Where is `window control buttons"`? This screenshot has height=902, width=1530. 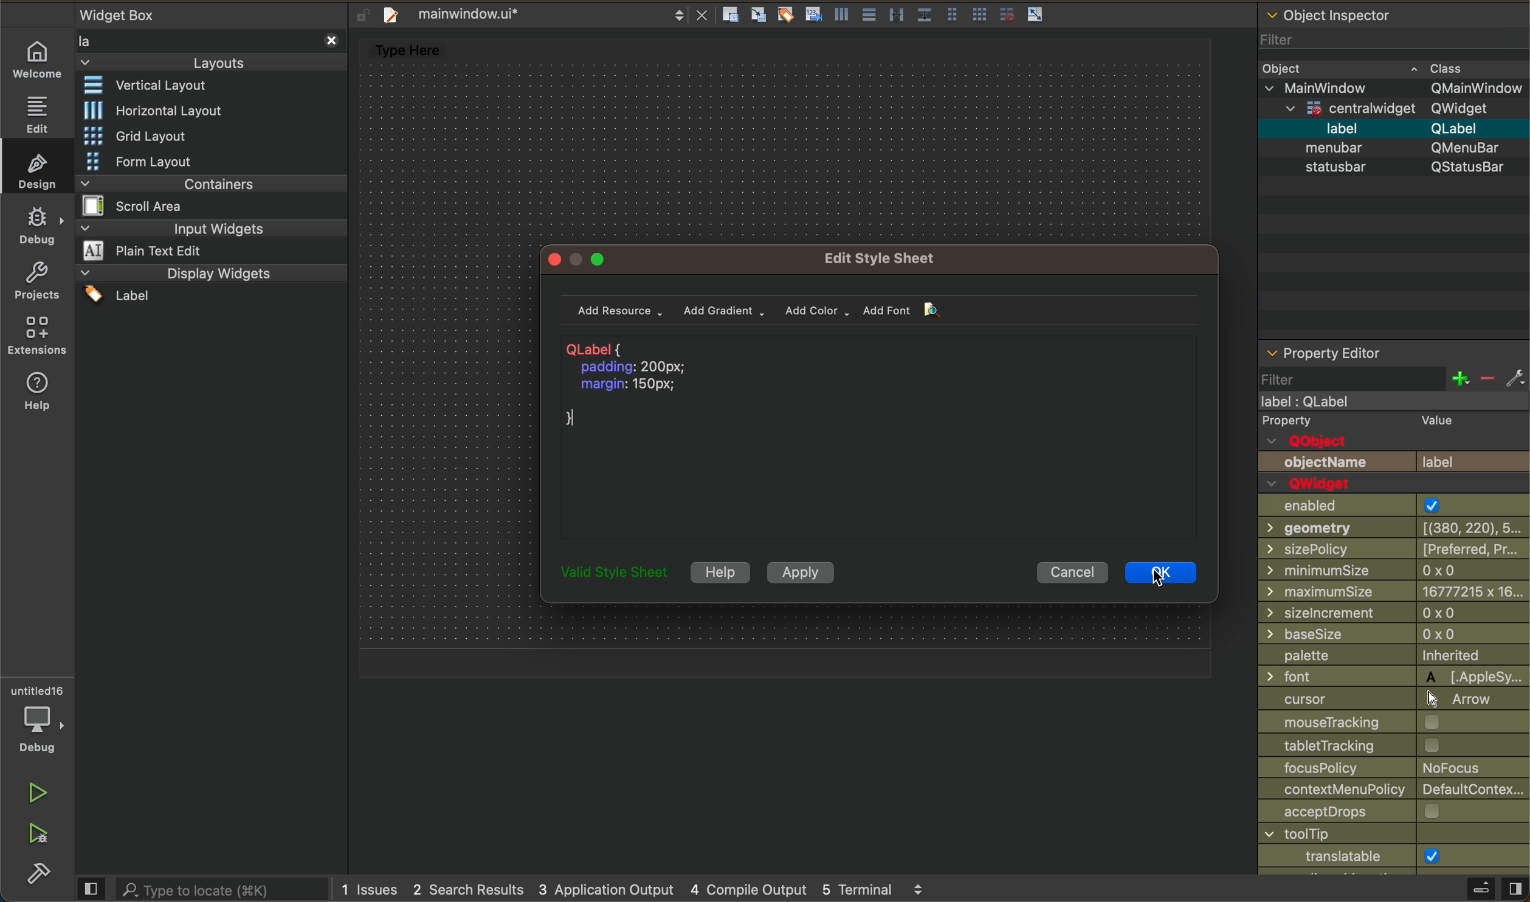
window control buttons" is located at coordinates (584, 260).